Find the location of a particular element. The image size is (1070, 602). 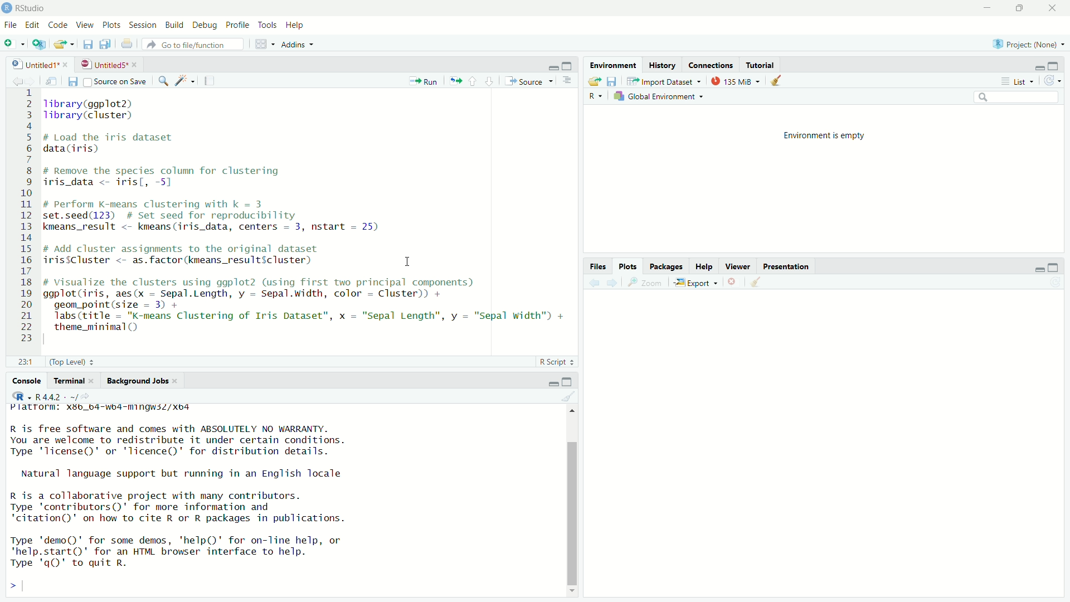

background jobs is located at coordinates (138, 381).